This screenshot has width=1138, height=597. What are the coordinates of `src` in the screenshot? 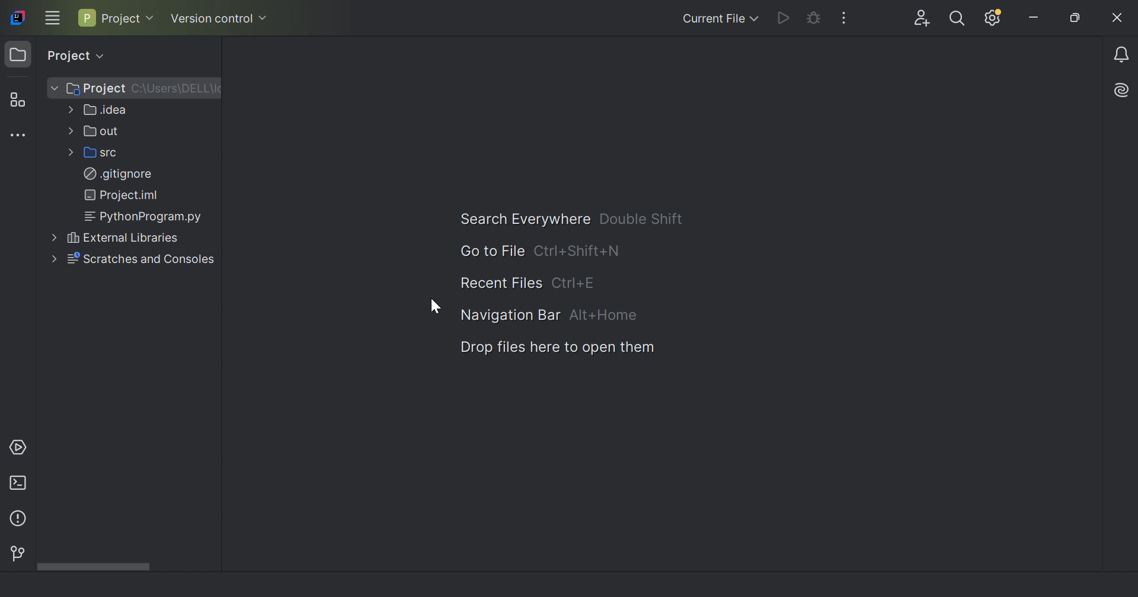 It's located at (99, 152).